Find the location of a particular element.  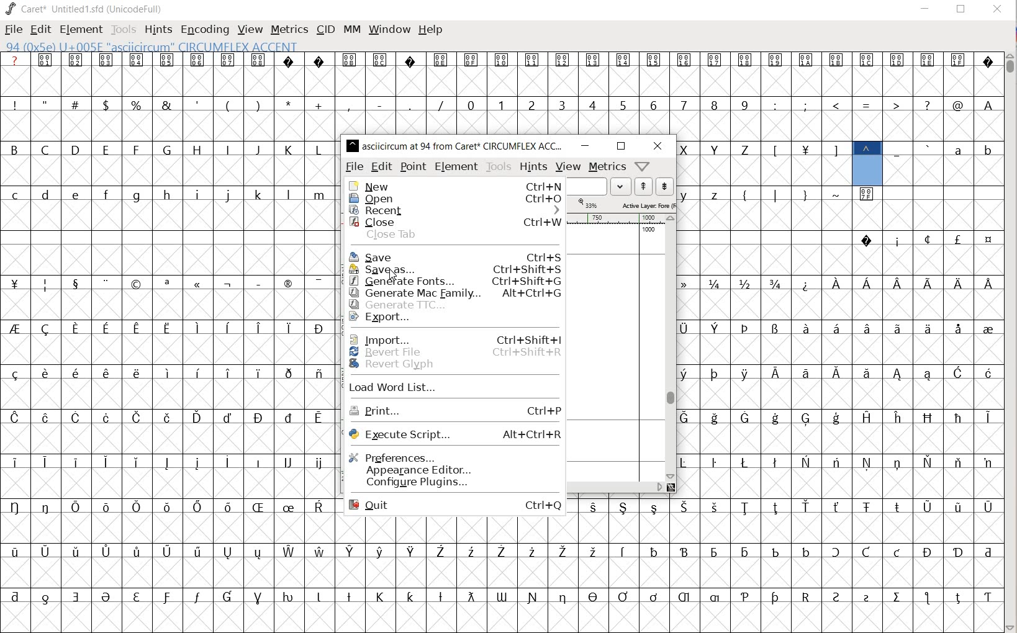

Save as is located at coordinates (454, 269).